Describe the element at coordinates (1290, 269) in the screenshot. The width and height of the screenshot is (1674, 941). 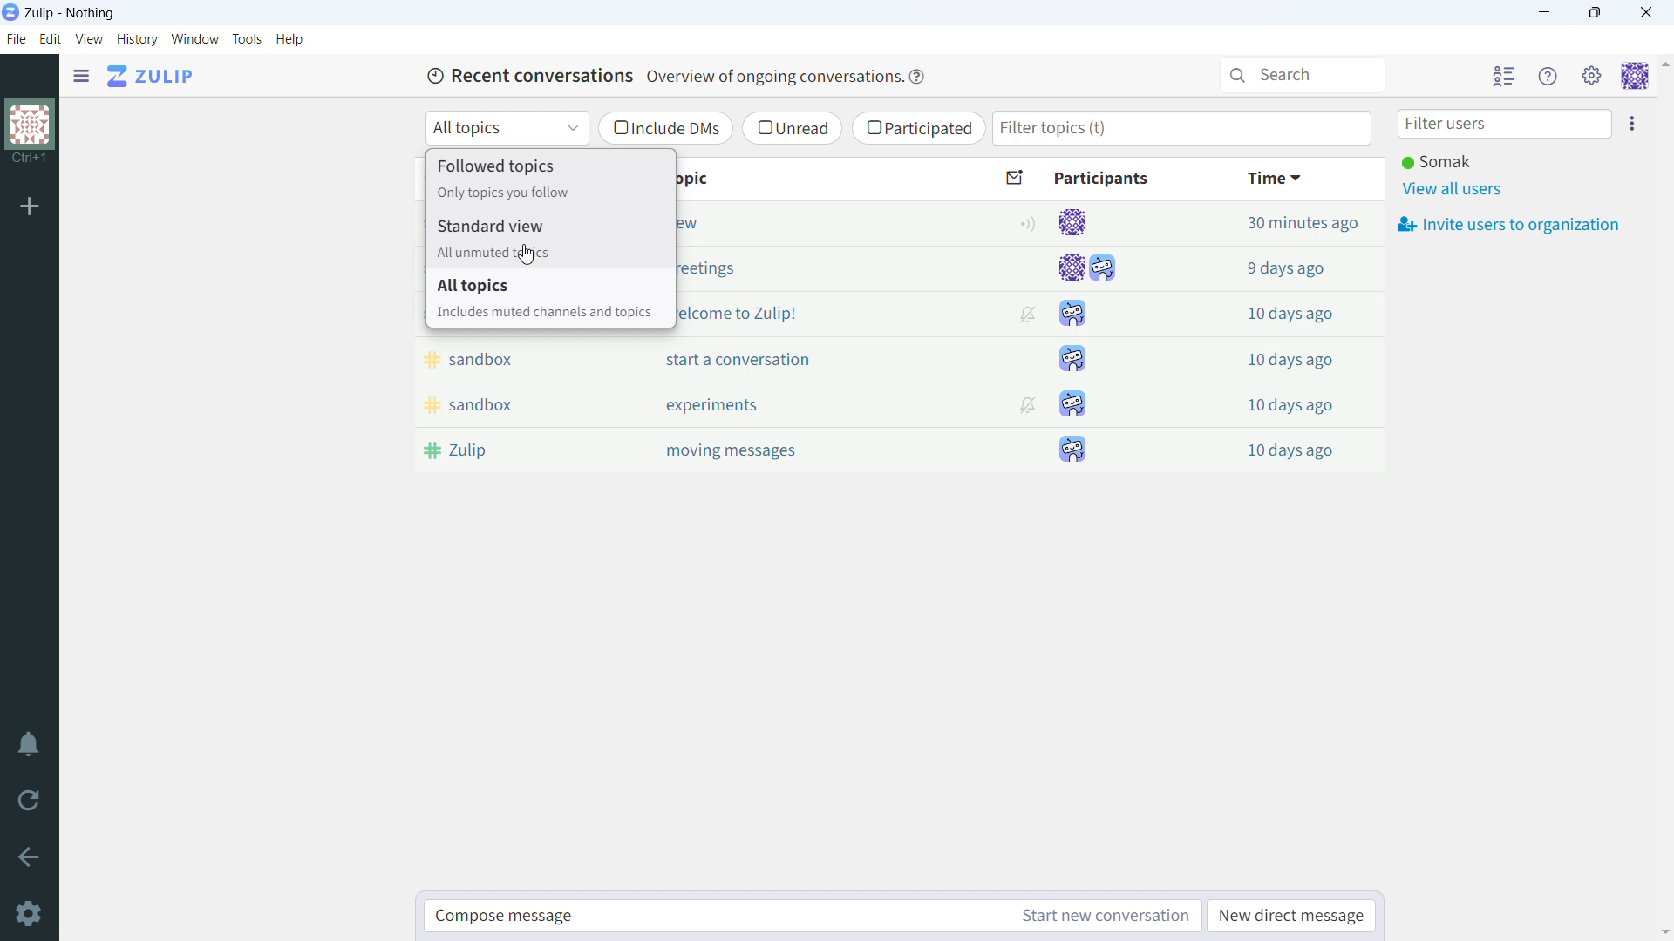
I see `9 days ago` at that location.